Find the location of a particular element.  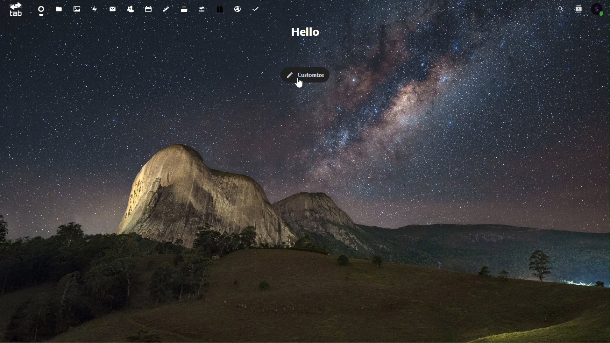

deck is located at coordinates (184, 8).